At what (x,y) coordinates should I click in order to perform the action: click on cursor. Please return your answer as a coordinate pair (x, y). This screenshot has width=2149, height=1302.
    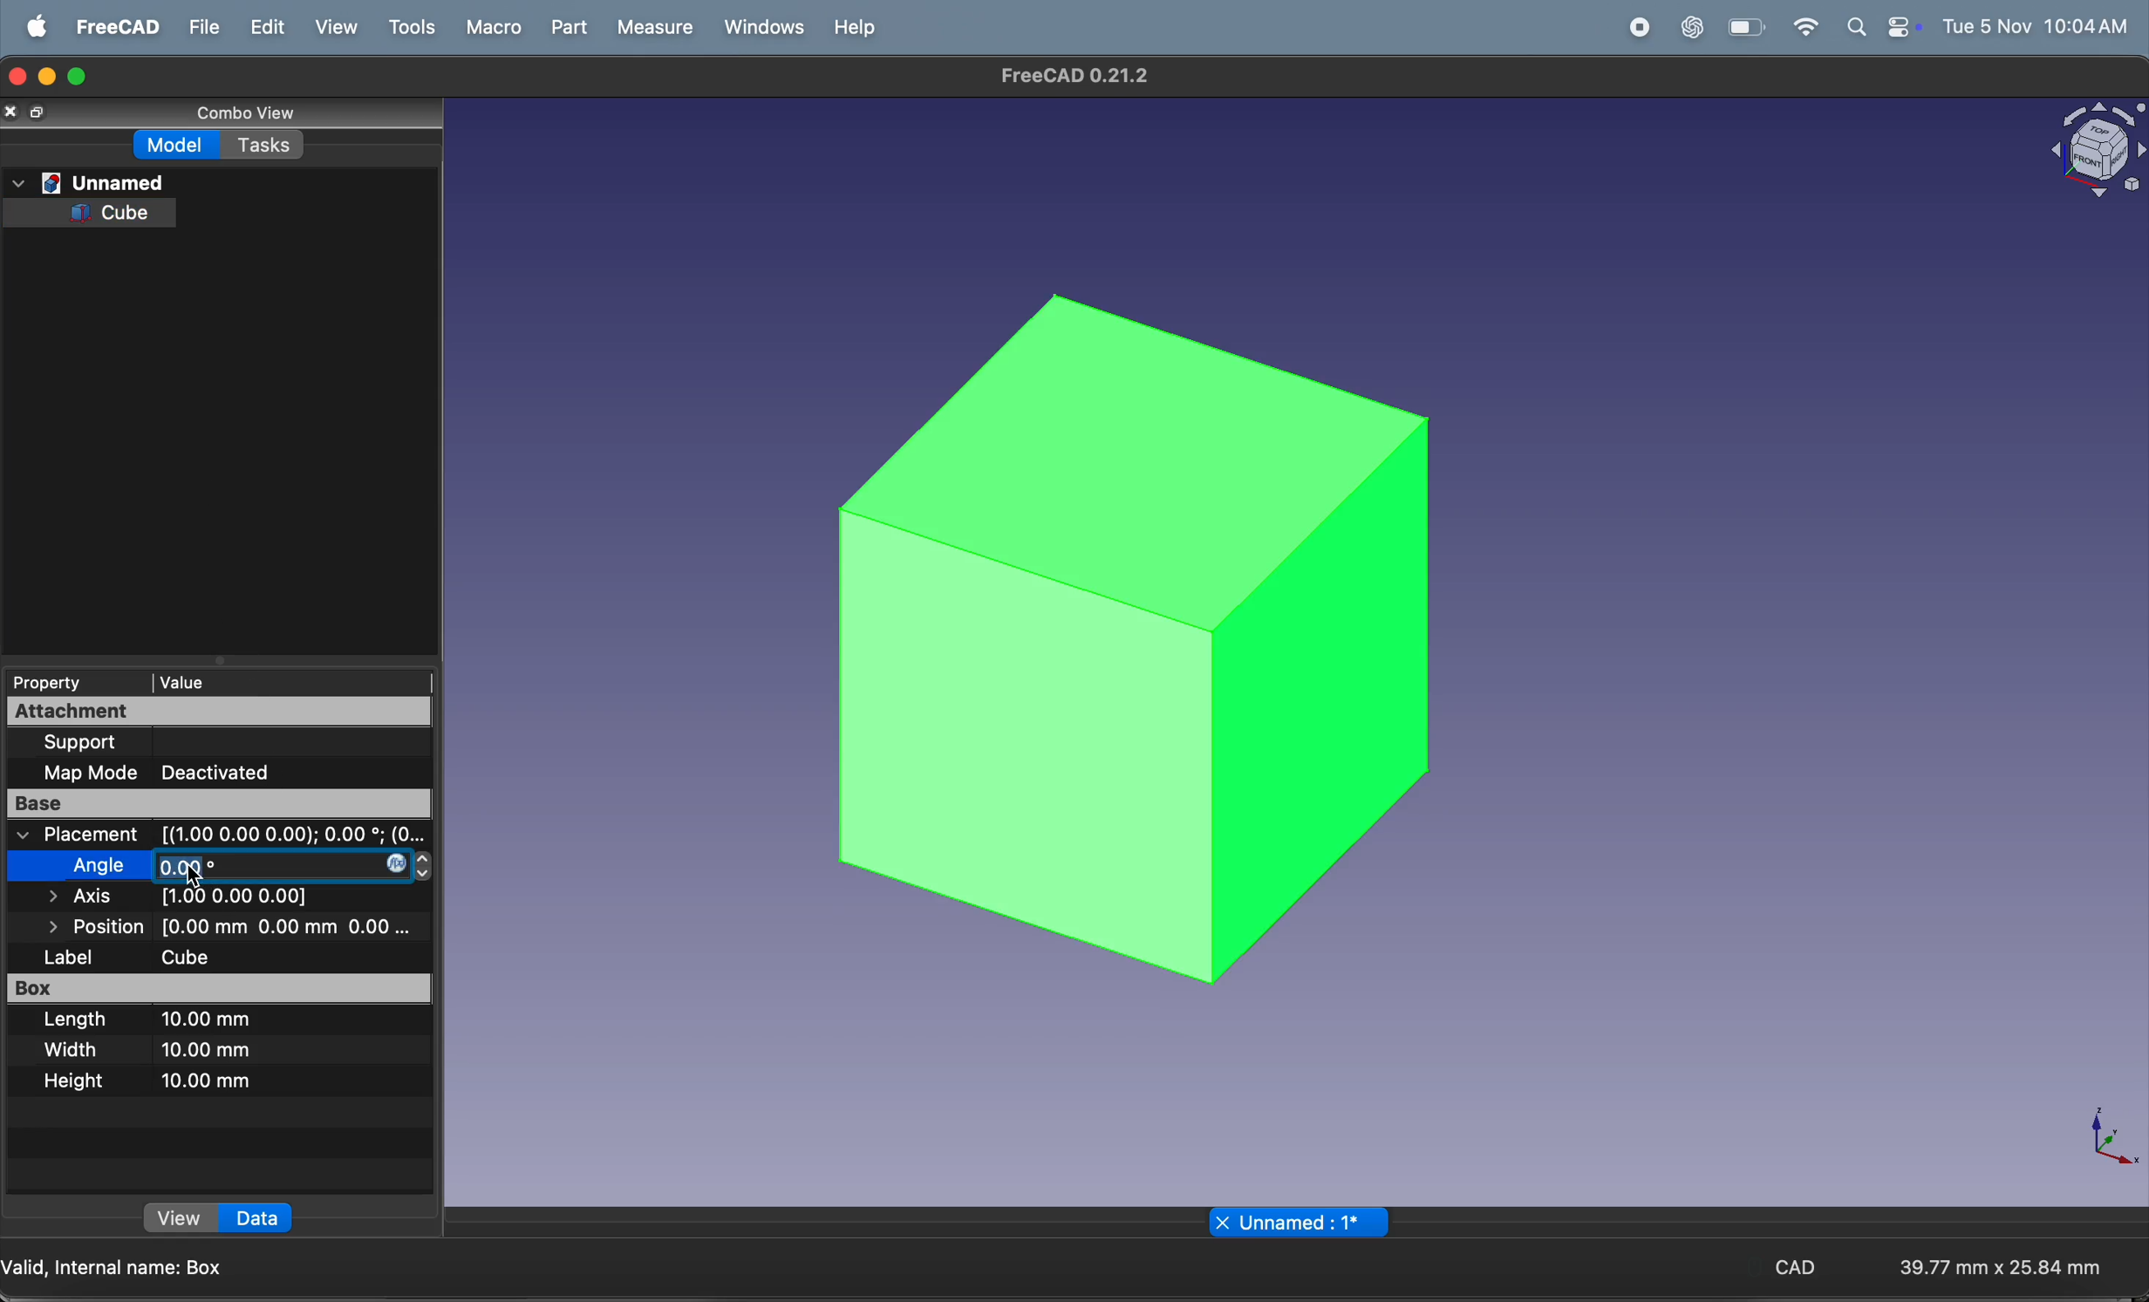
    Looking at the image, I should click on (188, 879).